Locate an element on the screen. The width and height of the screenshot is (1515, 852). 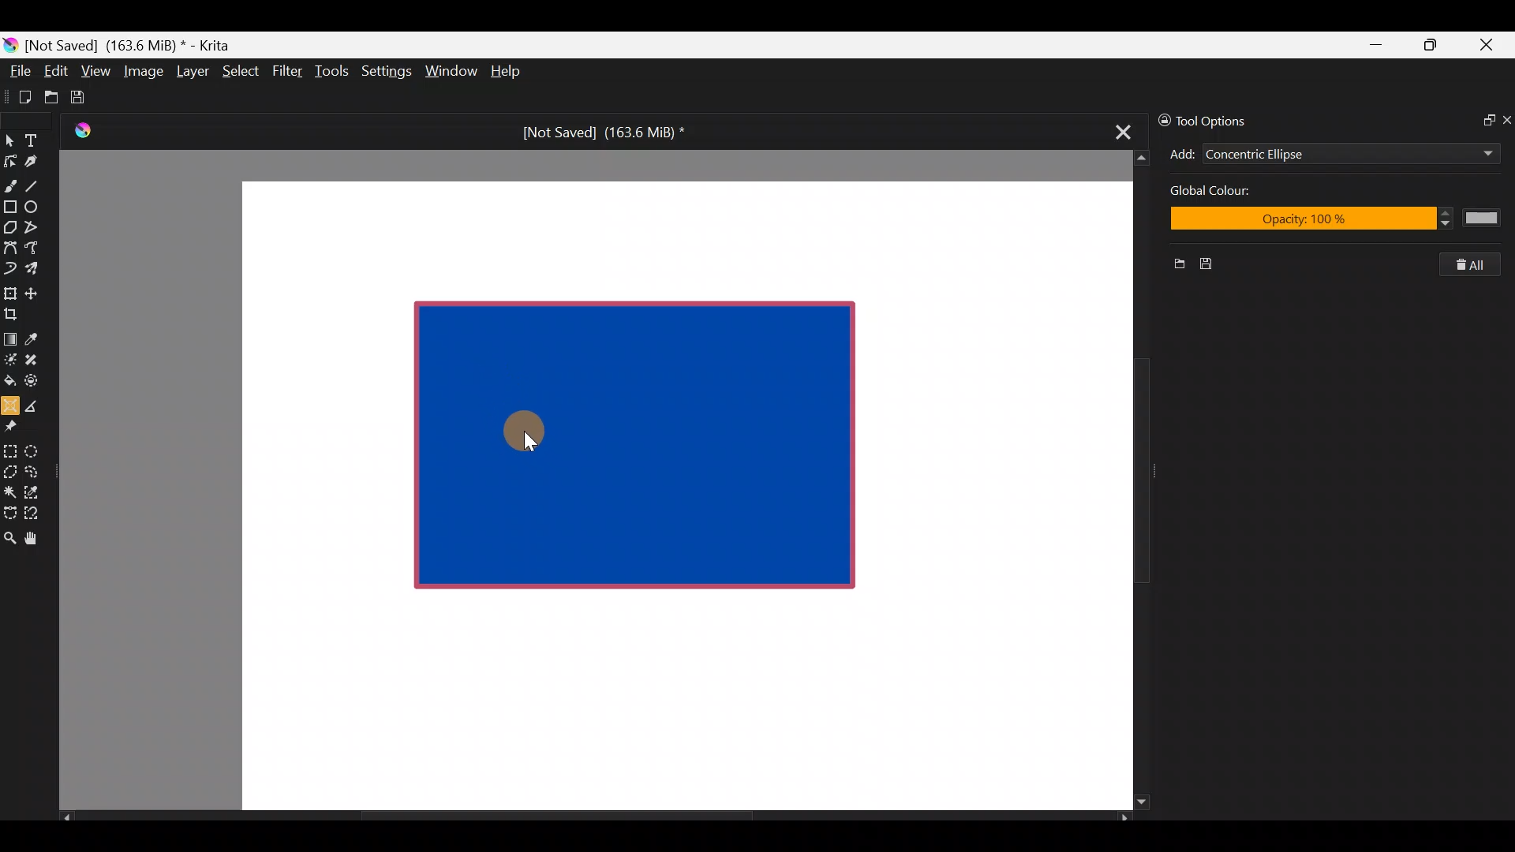
Canvas is located at coordinates (674, 494).